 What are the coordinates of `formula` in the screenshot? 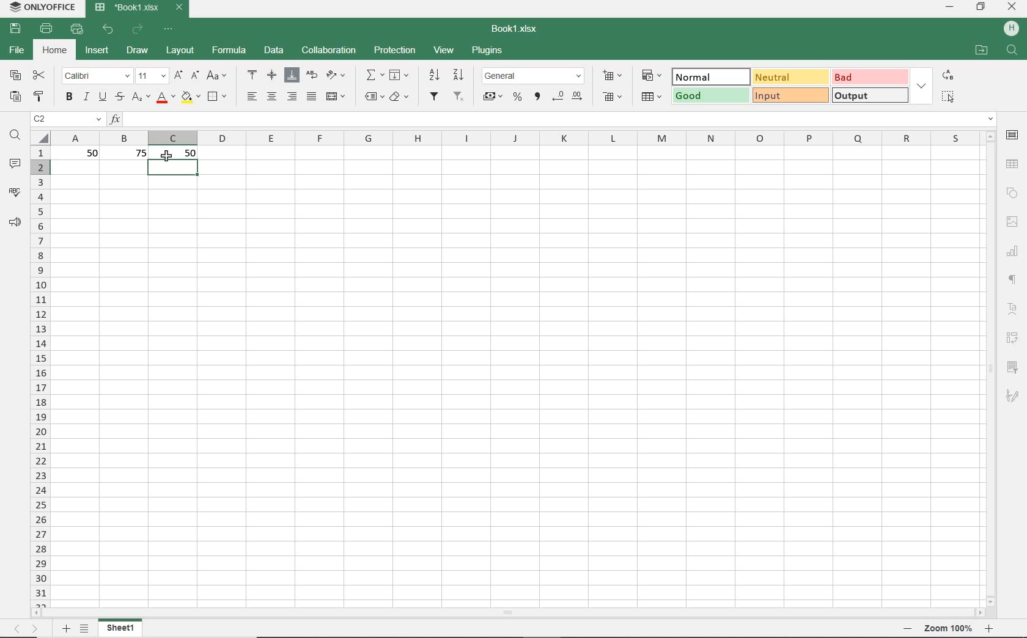 It's located at (229, 50).